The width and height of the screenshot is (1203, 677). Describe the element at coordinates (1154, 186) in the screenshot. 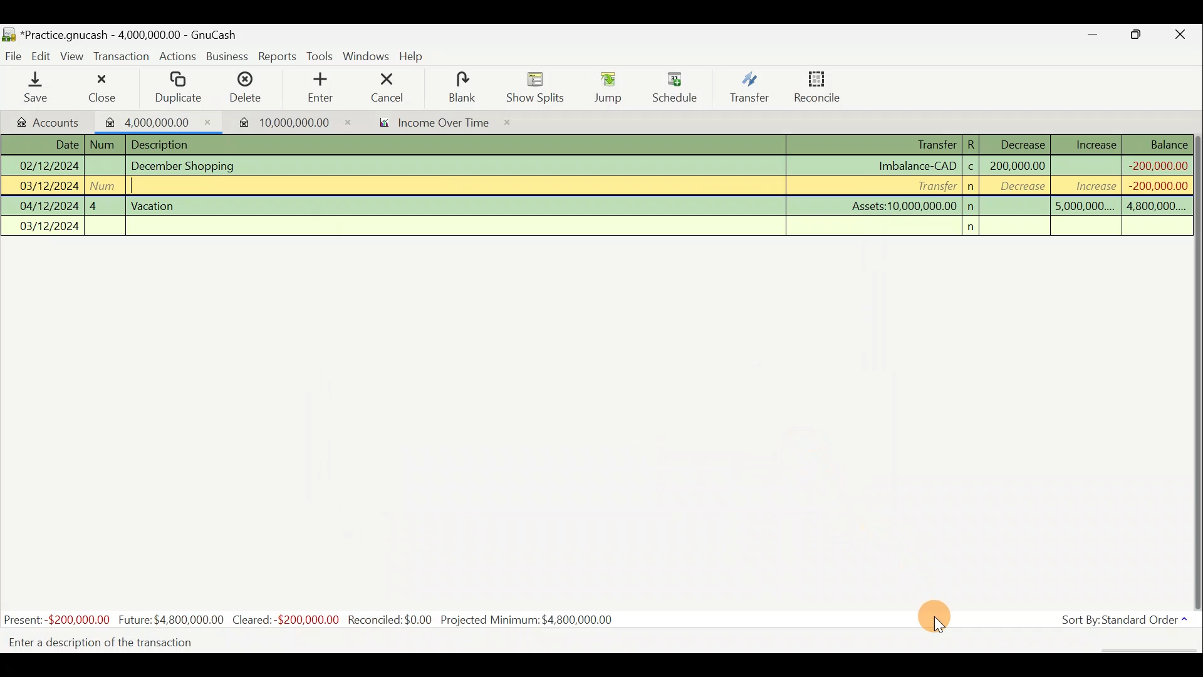

I see `-200,000,000` at that location.